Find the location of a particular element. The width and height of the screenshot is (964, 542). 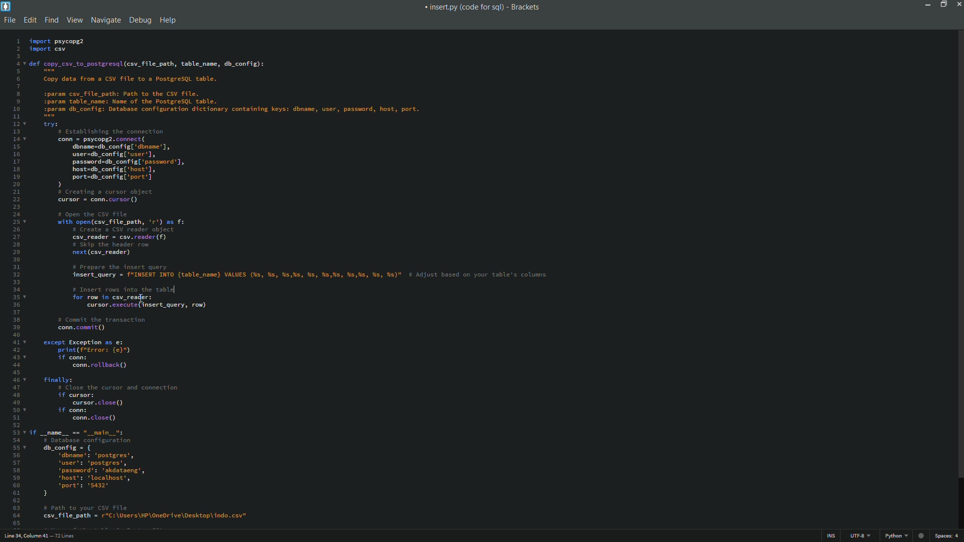

find menu is located at coordinates (52, 20).